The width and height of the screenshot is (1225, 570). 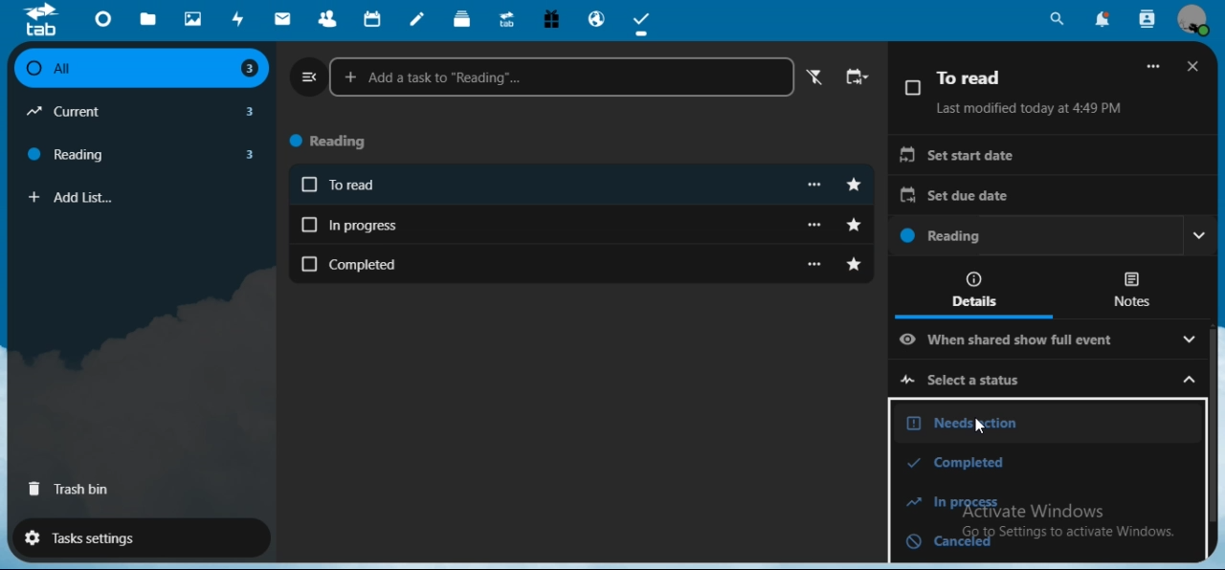 I want to click on completed, so click(x=561, y=263).